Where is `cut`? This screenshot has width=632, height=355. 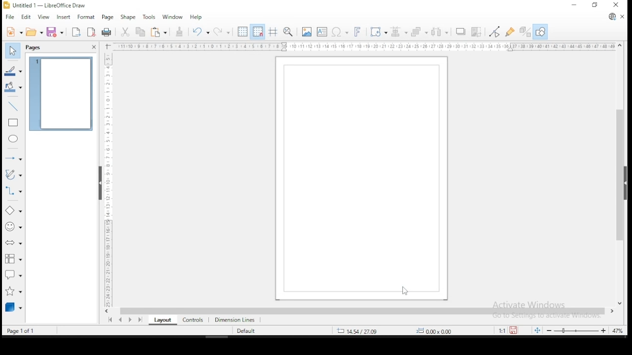
cut is located at coordinates (124, 33).